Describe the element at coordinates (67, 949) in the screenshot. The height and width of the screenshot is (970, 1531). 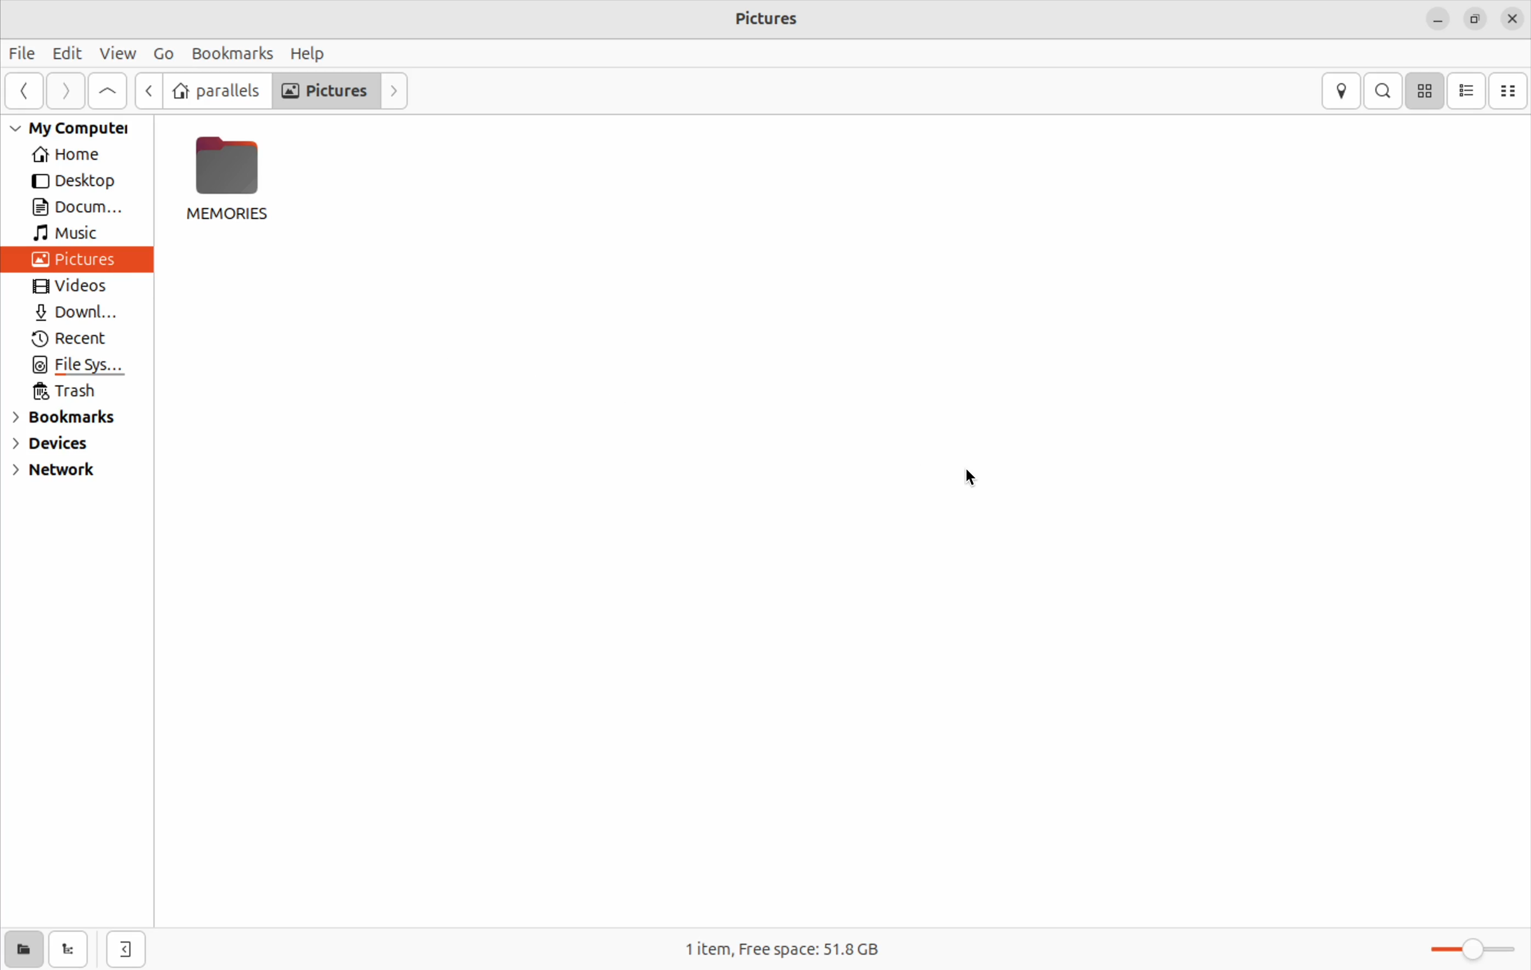
I see `show tree view` at that location.